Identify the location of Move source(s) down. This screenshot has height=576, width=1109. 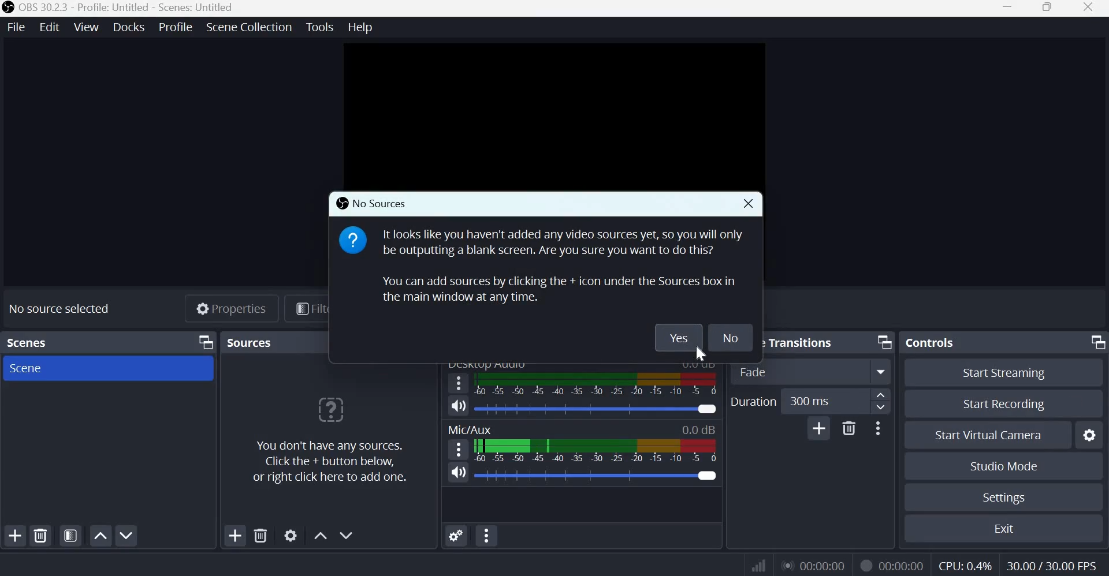
(350, 535).